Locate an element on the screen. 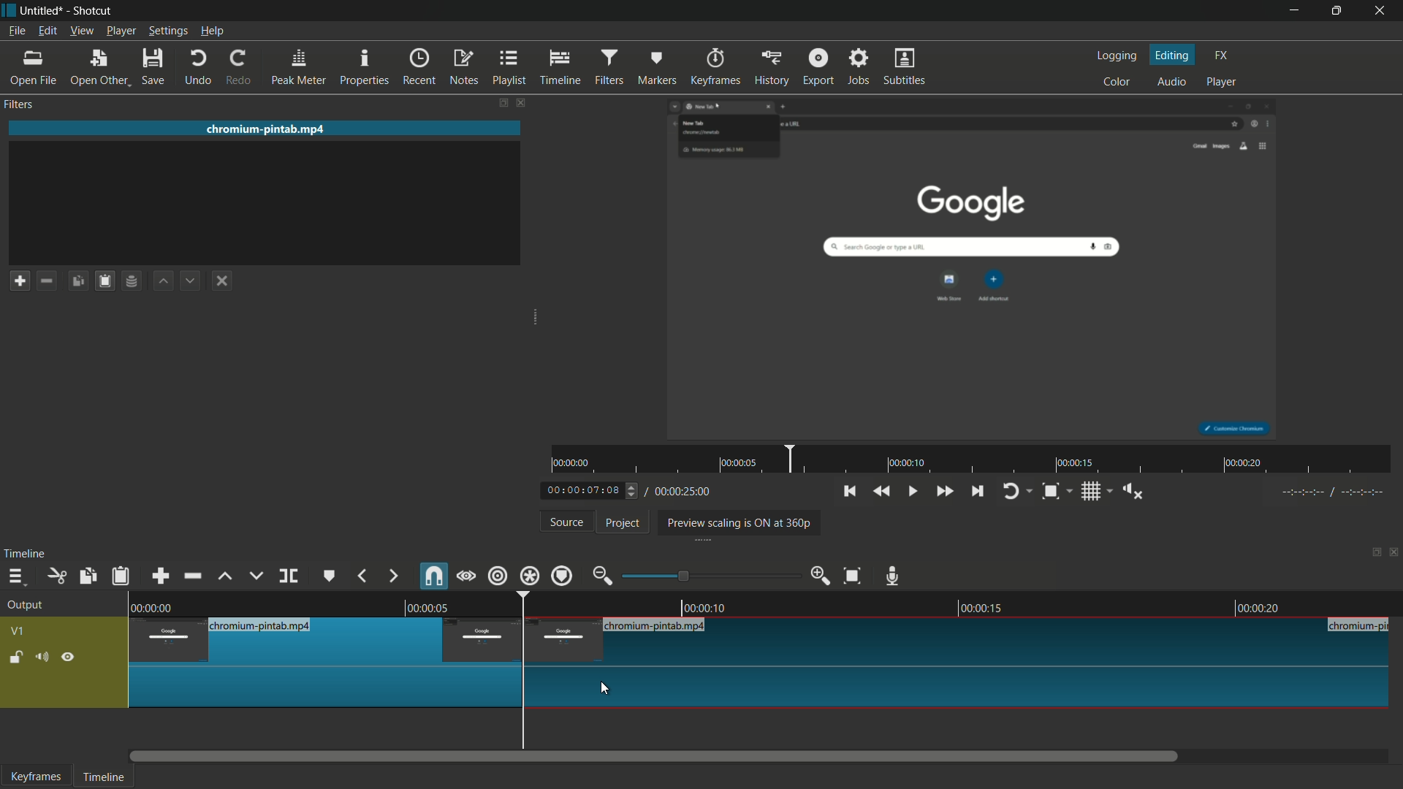 The height and width of the screenshot is (789, 1403). timeline is located at coordinates (25, 554).